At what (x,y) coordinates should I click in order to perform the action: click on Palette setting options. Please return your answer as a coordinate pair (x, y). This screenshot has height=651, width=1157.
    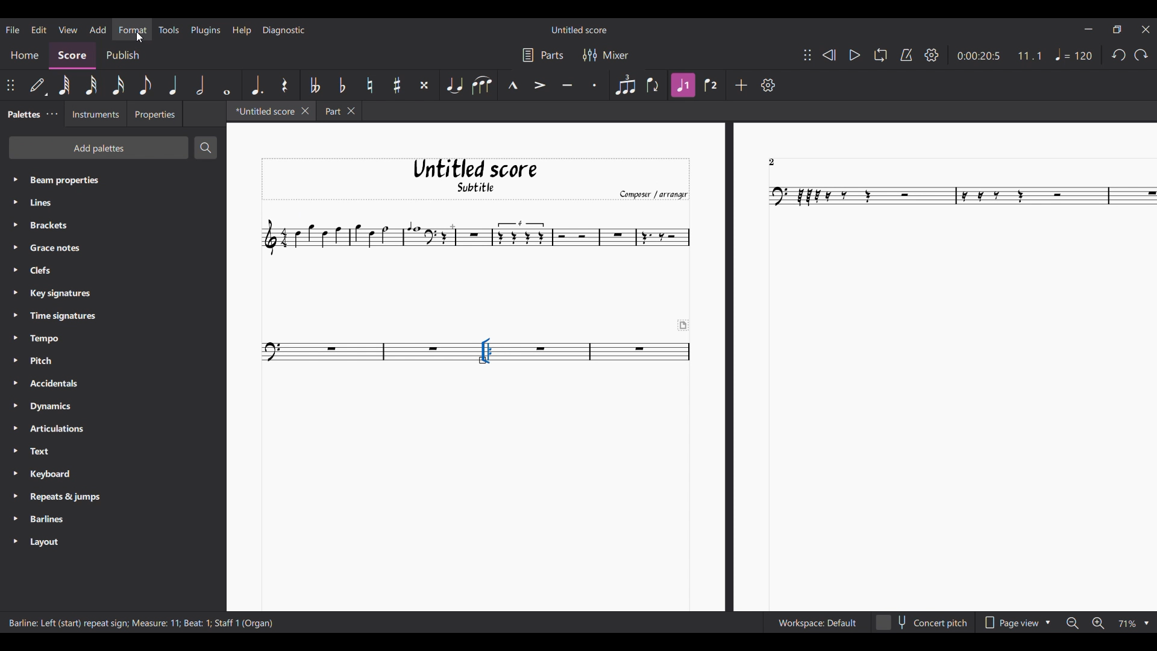
    Looking at the image, I should click on (122, 362).